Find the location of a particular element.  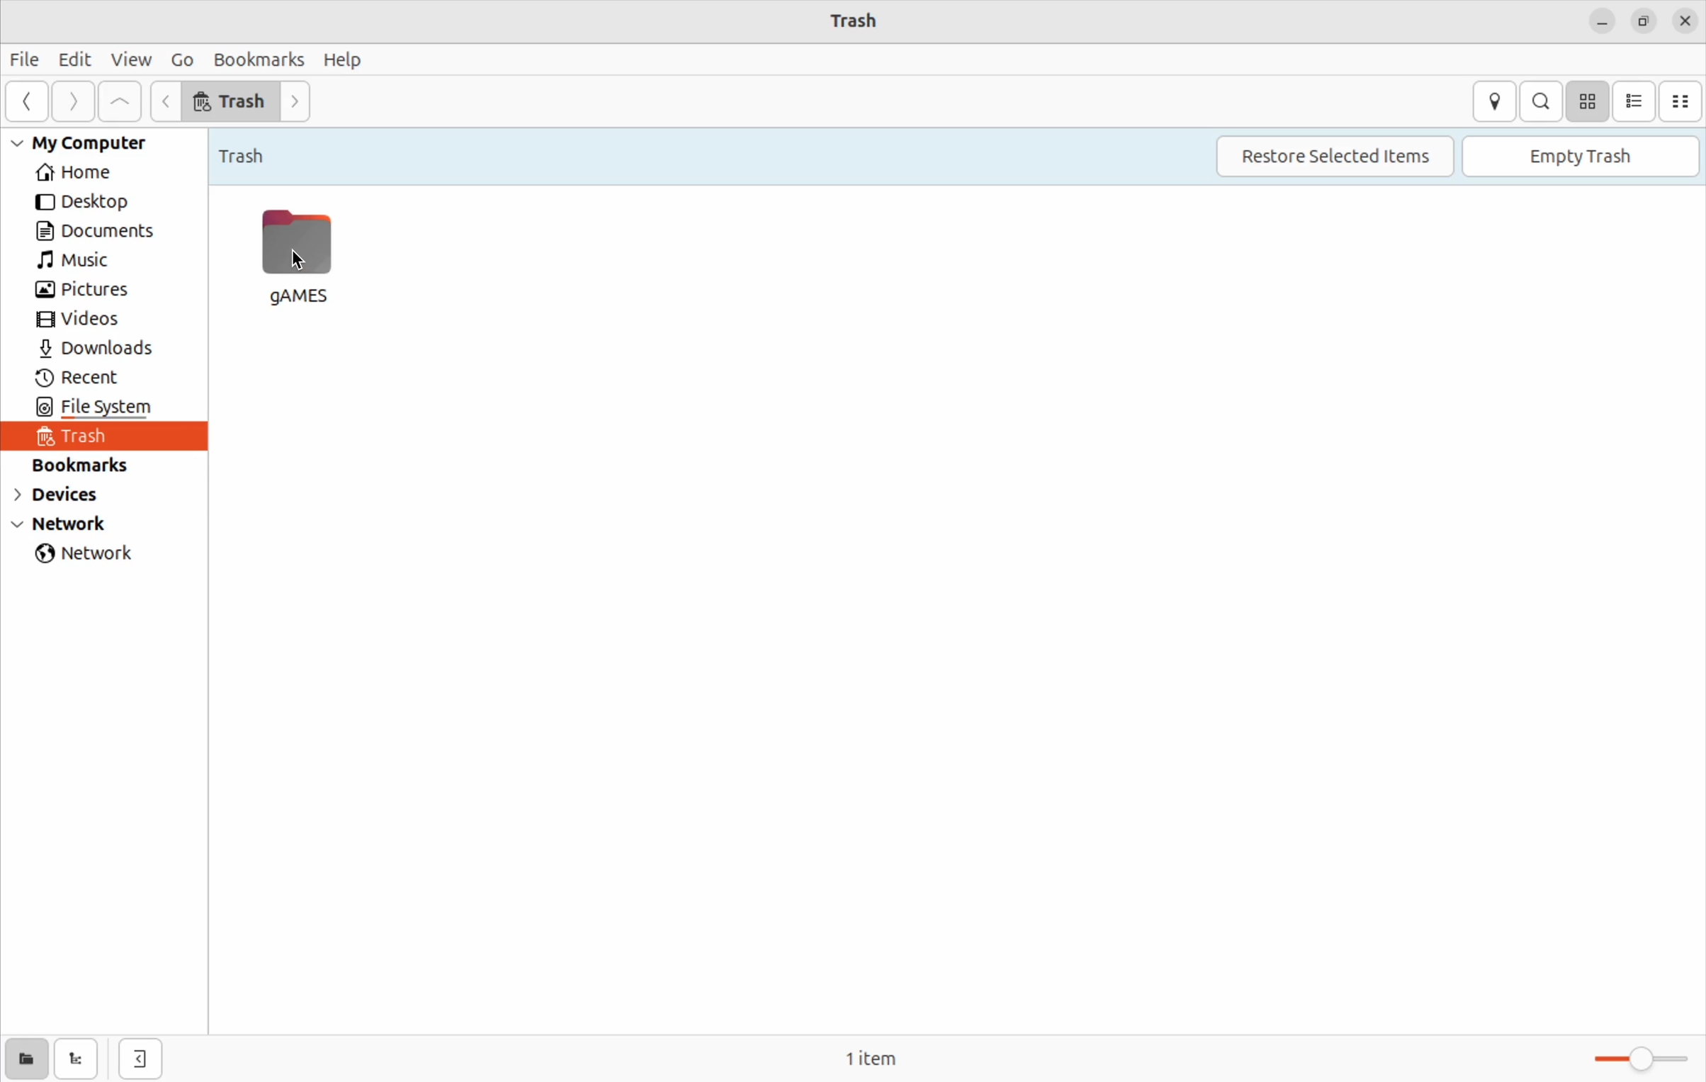

home is located at coordinates (98, 173).